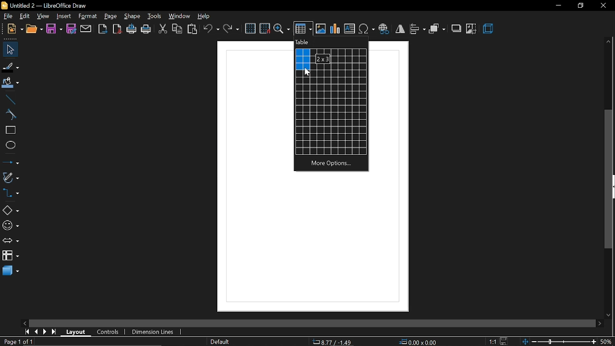 This screenshot has height=346, width=615. Describe the element at coordinates (25, 322) in the screenshot. I see `move left` at that location.